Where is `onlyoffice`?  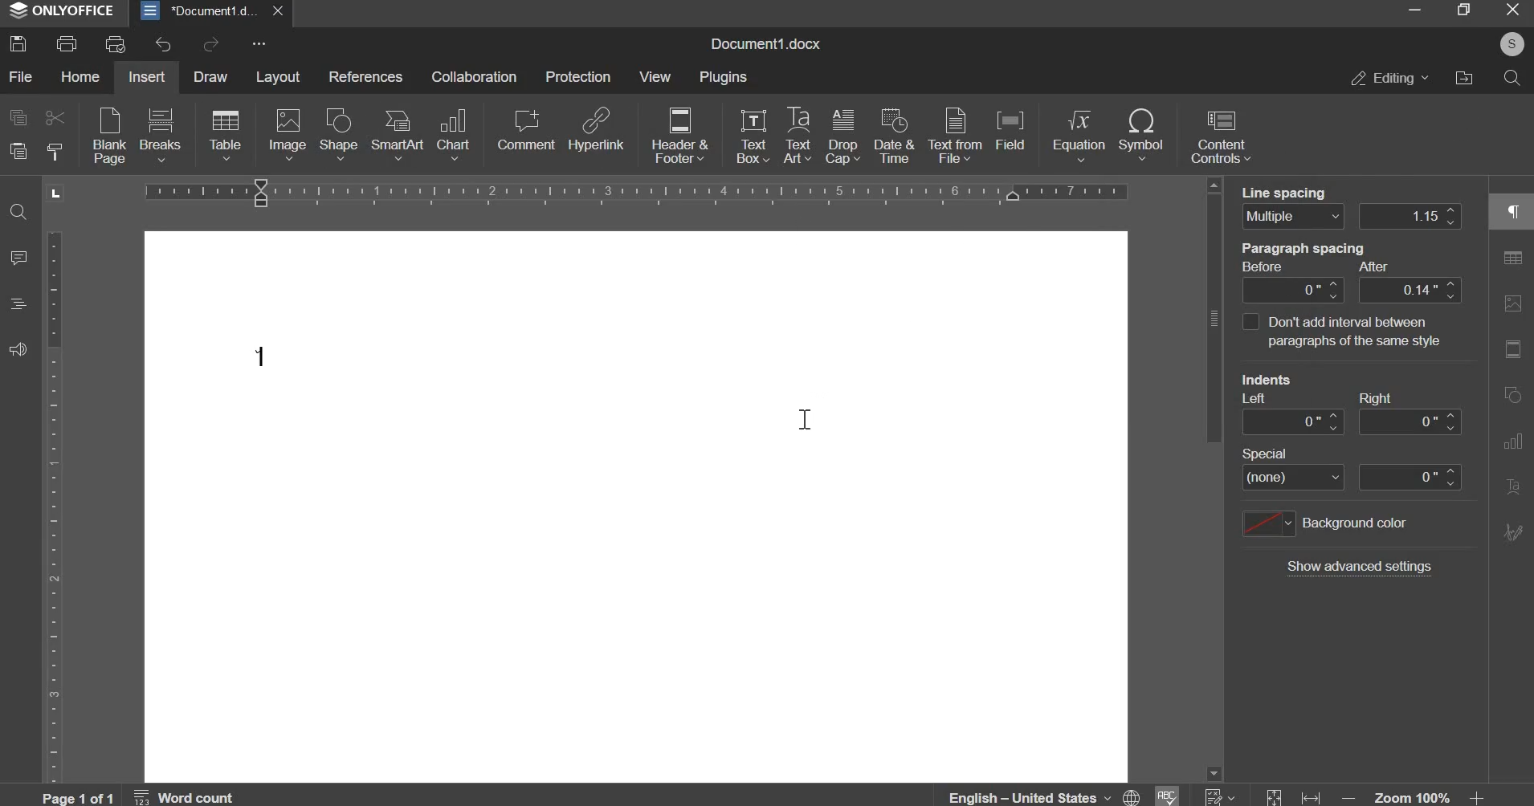
onlyoffice is located at coordinates (63, 10).